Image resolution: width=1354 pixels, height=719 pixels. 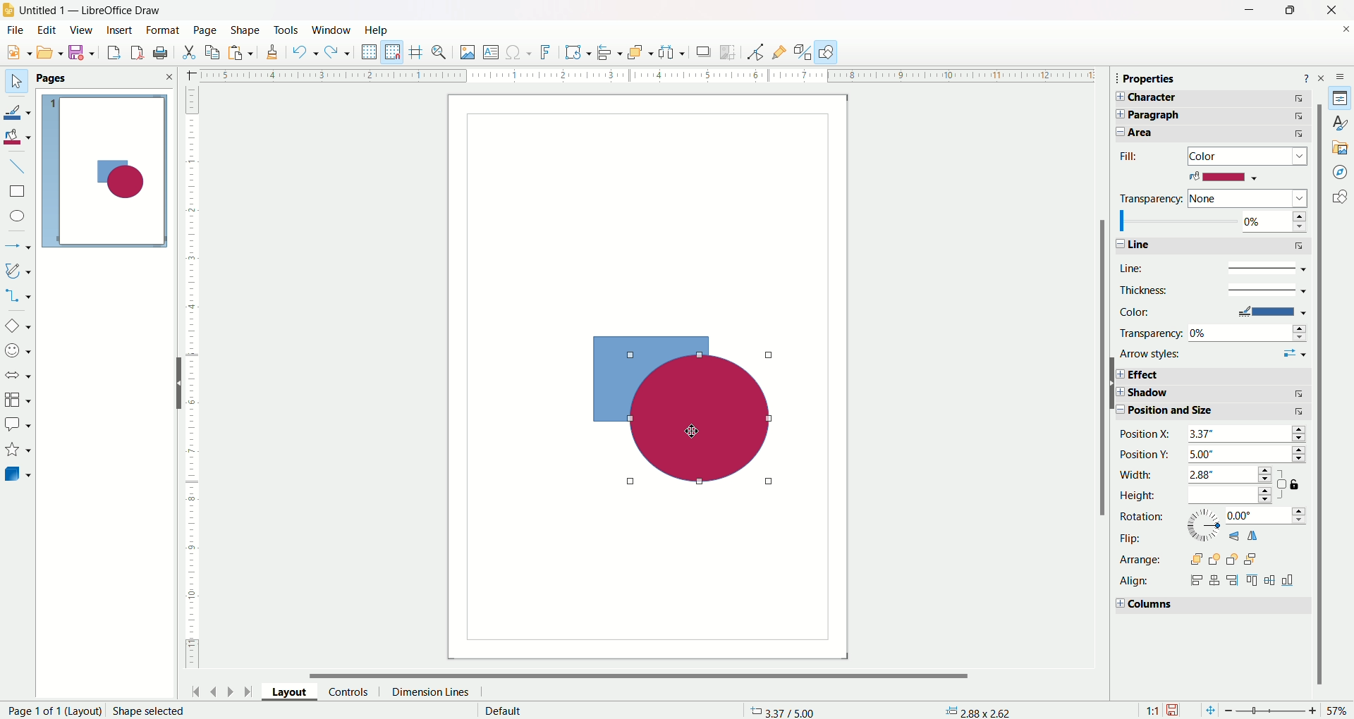 What do you see at coordinates (194, 691) in the screenshot?
I see `to first page` at bounding box center [194, 691].